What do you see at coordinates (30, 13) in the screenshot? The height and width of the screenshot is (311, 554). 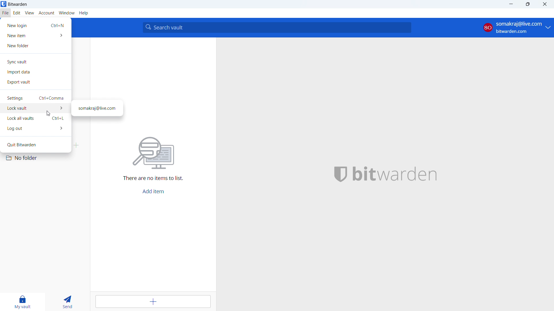 I see `view` at bounding box center [30, 13].